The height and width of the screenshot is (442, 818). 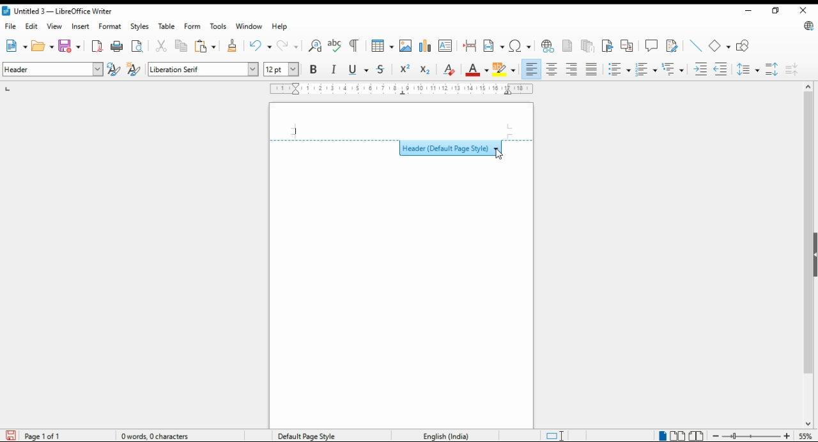 What do you see at coordinates (261, 46) in the screenshot?
I see `undo` at bounding box center [261, 46].